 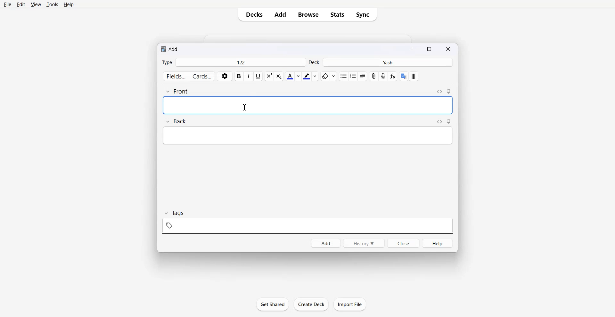 What do you see at coordinates (240, 62) in the screenshot?
I see `122` at bounding box center [240, 62].